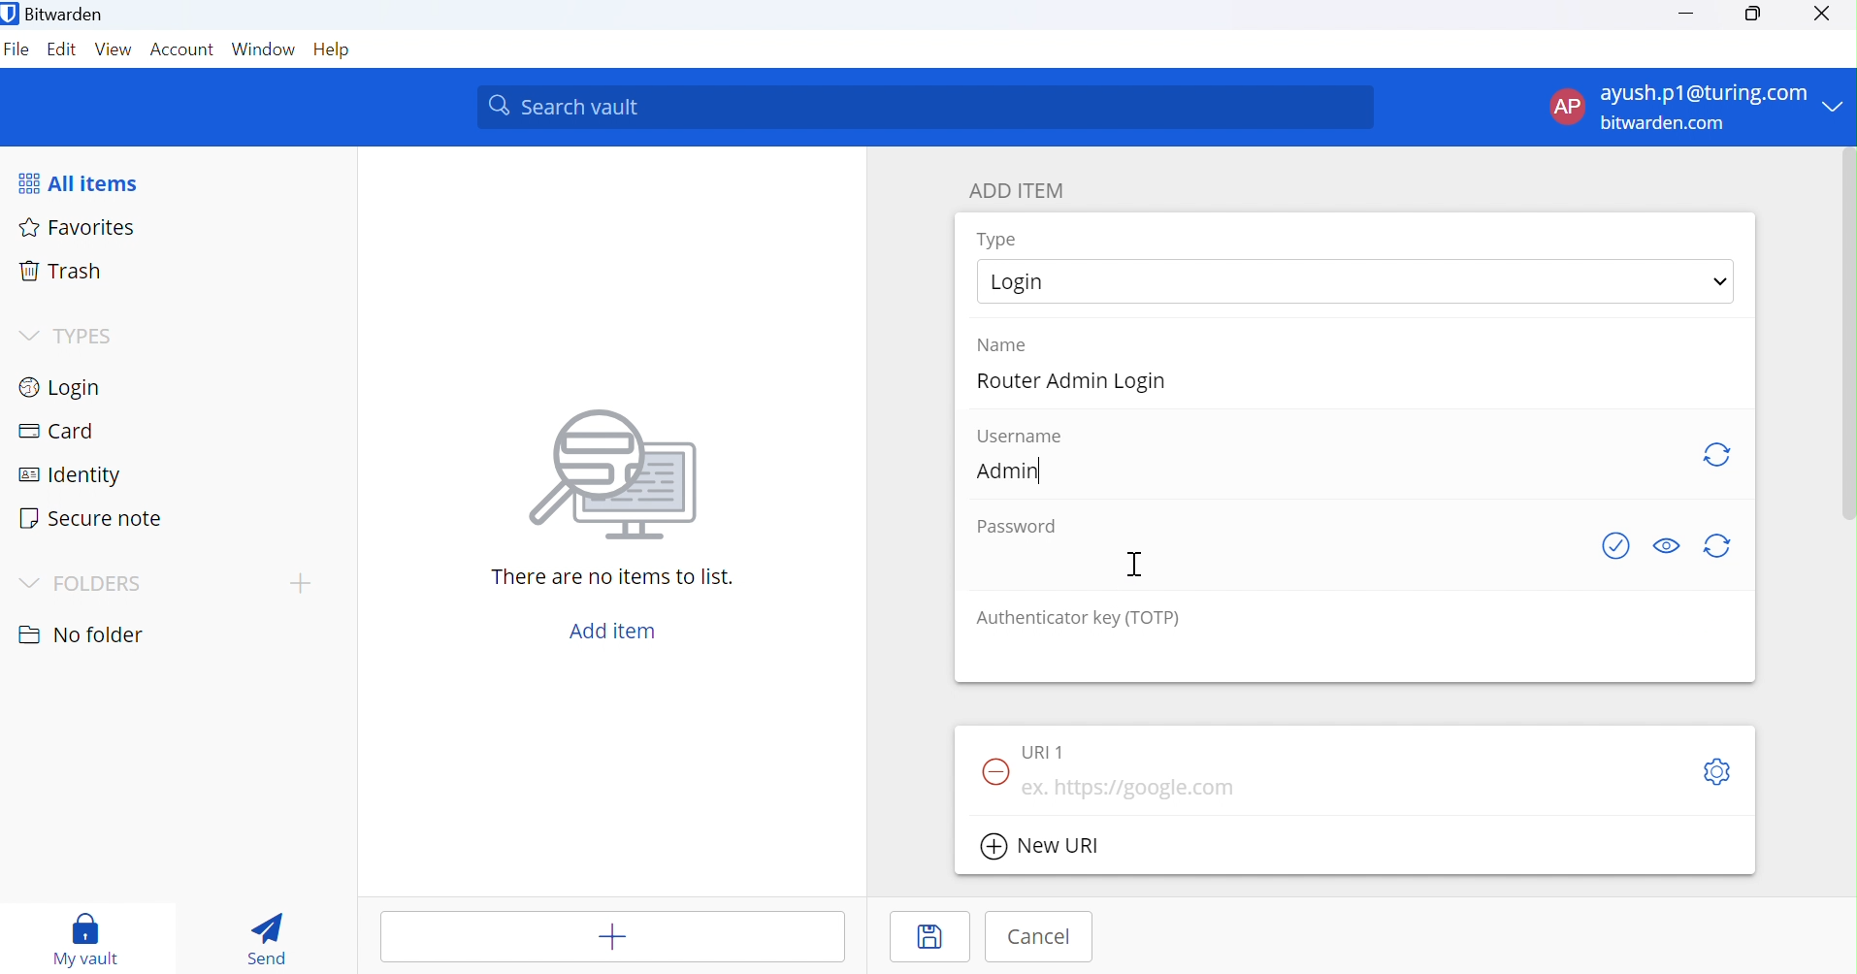 This screenshot has width=1857, height=974. I want to click on Authenticator key (TOTP), so click(1079, 617).